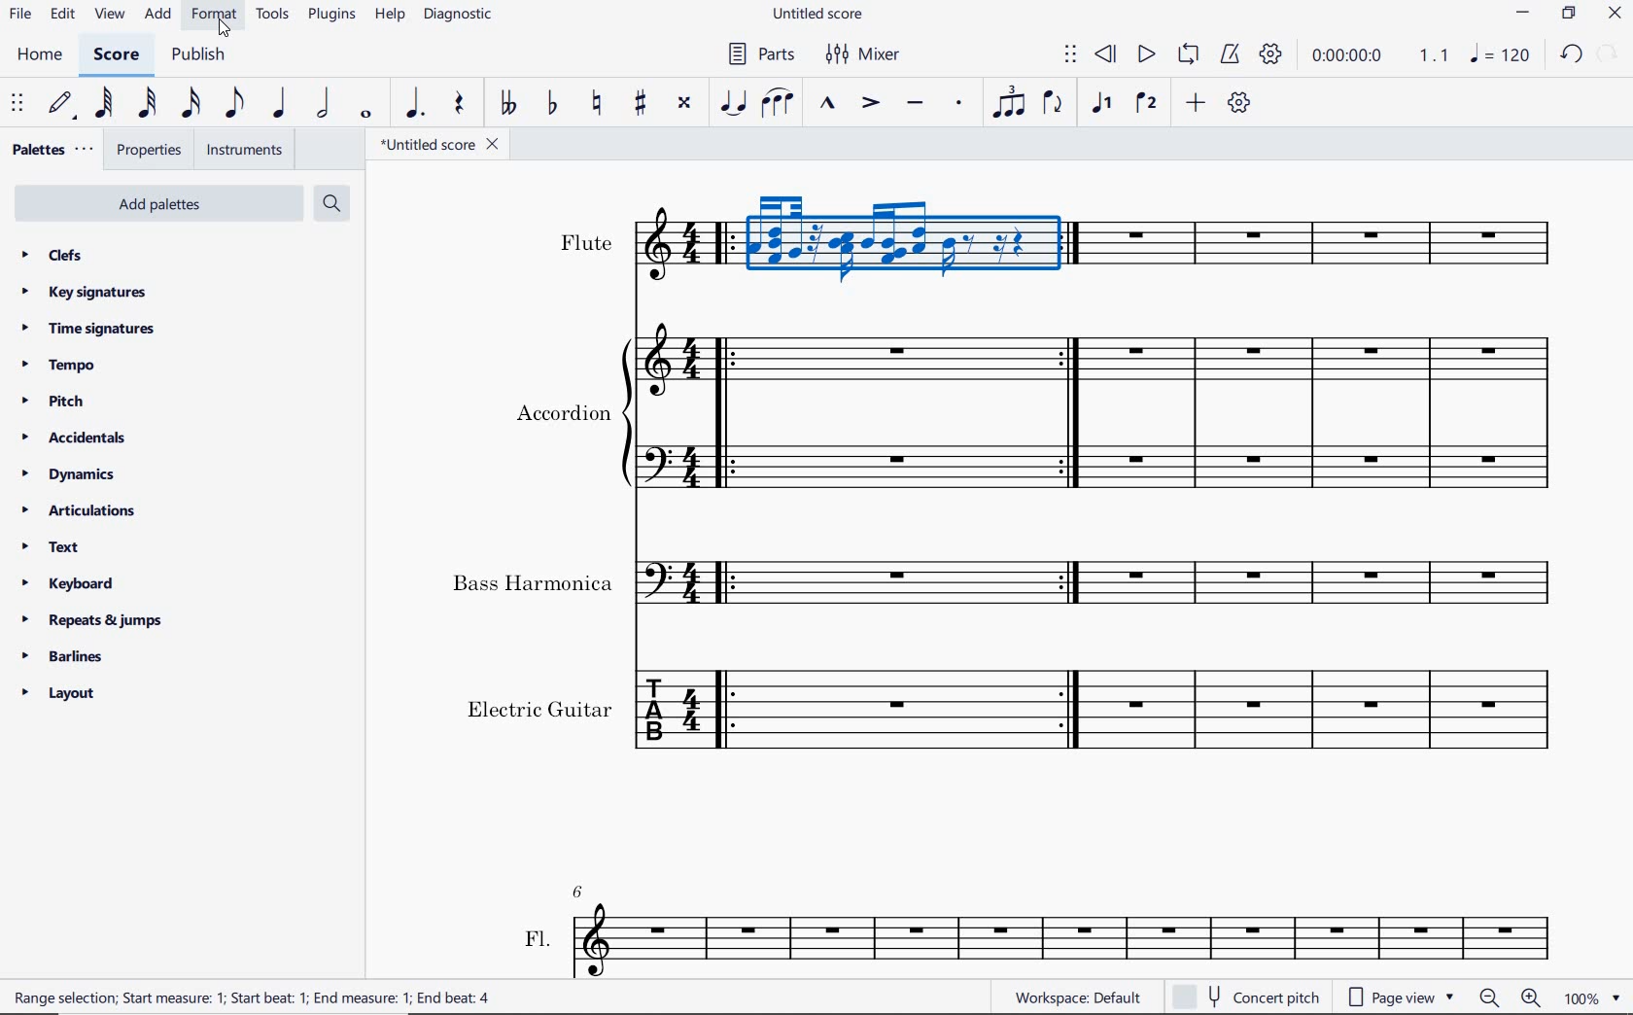 The height and width of the screenshot is (1015, 1633). Describe the element at coordinates (1270, 52) in the screenshot. I see `playback settings` at that location.